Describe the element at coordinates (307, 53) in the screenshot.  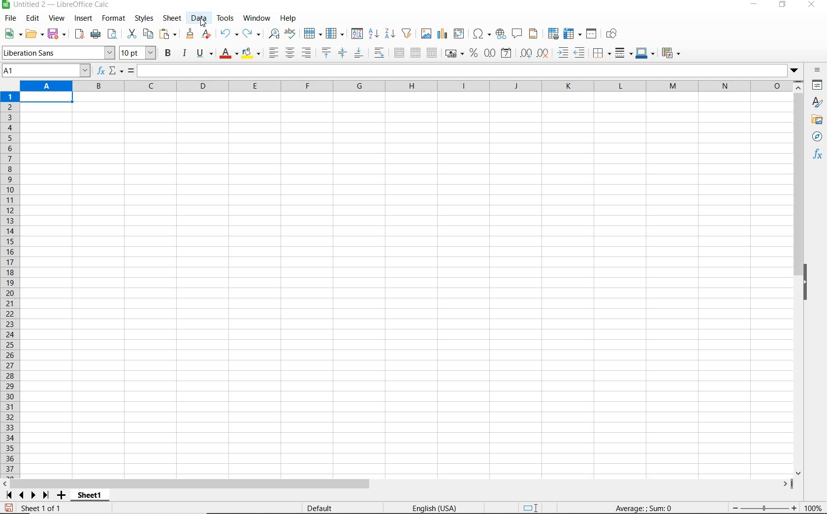
I see `align right` at that location.